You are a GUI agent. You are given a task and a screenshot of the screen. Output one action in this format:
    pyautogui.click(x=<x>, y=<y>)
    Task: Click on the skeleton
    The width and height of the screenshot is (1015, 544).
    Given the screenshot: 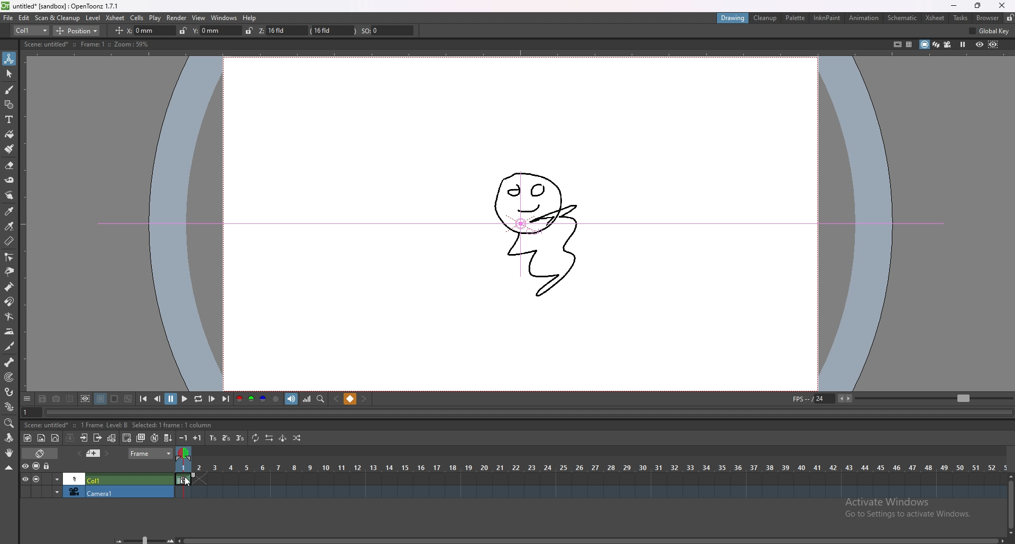 What is the action you would take?
    pyautogui.click(x=10, y=362)
    